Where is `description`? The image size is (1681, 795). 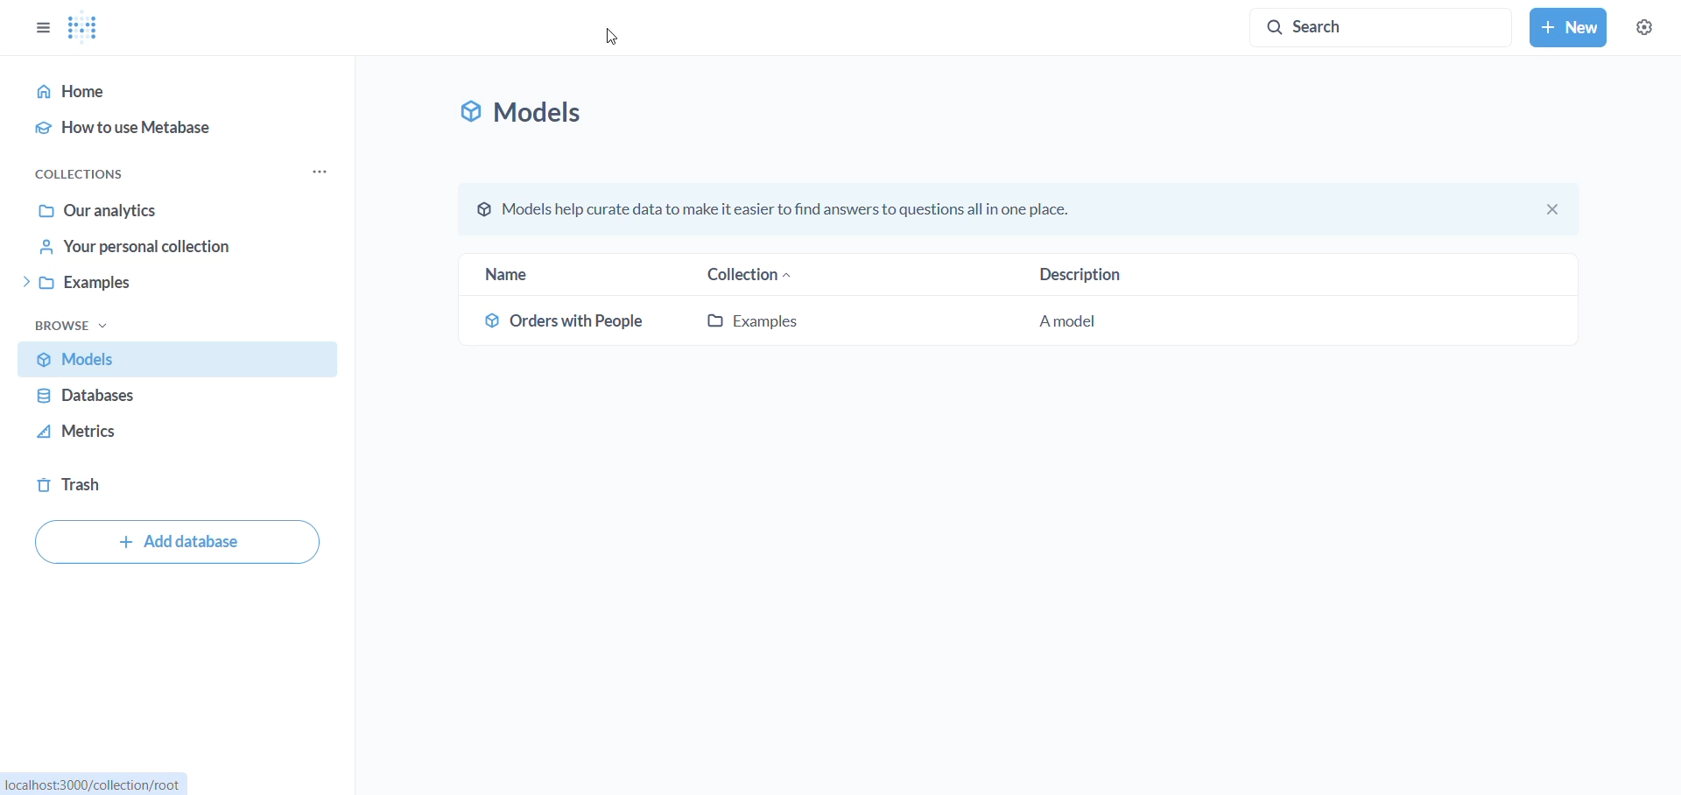 description is located at coordinates (1106, 273).